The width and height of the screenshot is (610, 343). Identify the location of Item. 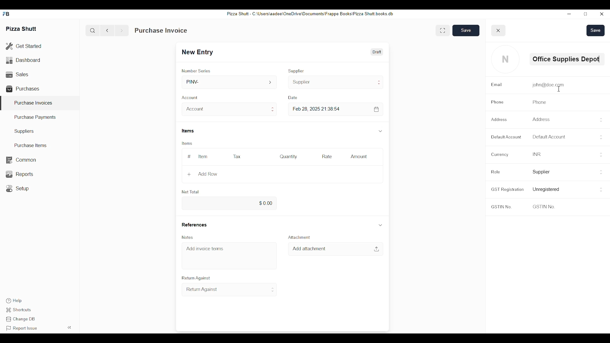
(203, 157).